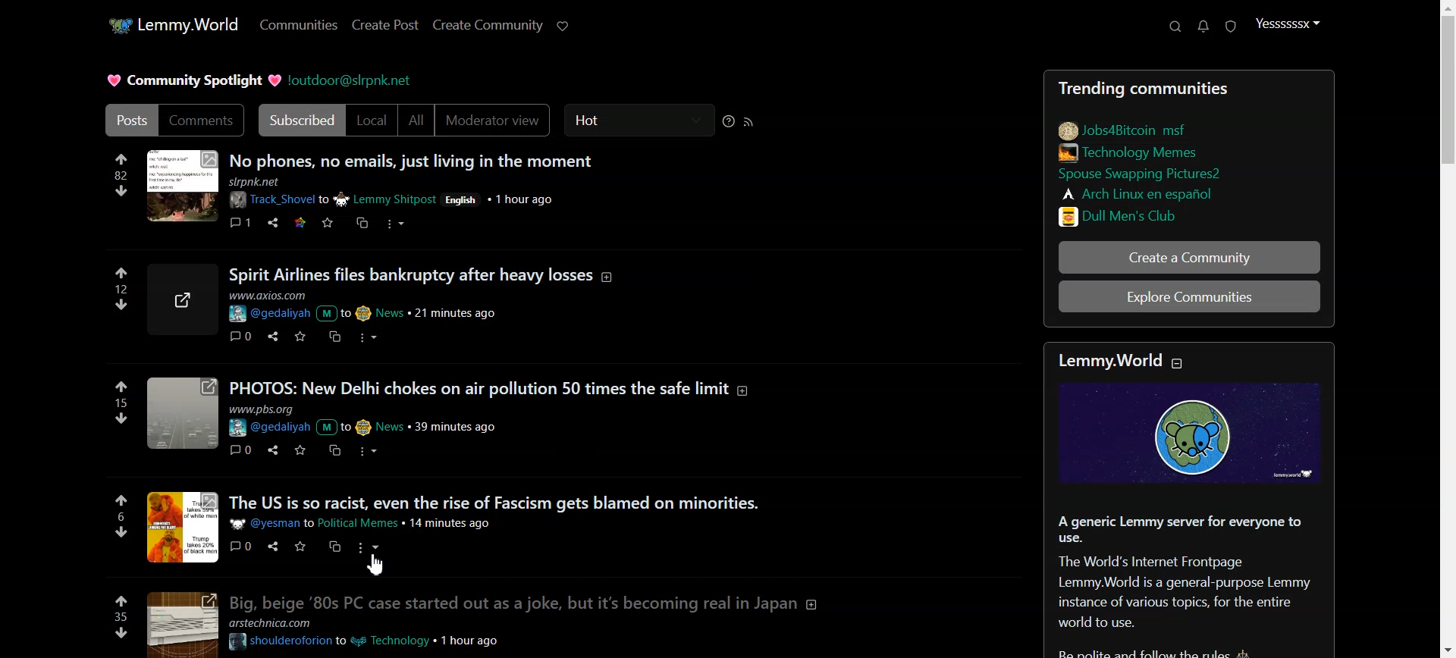 This screenshot has height=658, width=1456. What do you see at coordinates (300, 547) in the screenshot?
I see `save` at bounding box center [300, 547].